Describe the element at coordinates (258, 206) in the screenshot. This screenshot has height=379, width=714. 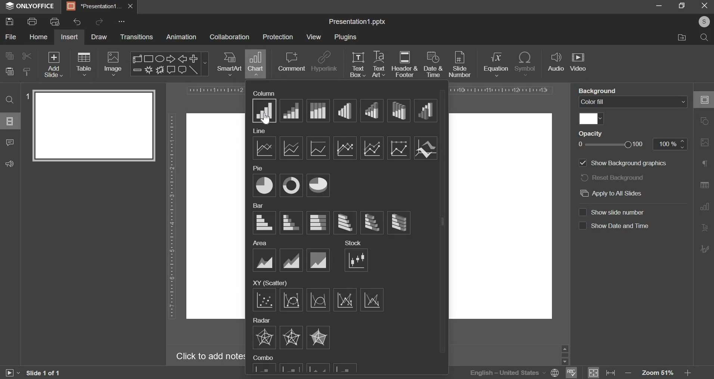
I see `bar` at that location.